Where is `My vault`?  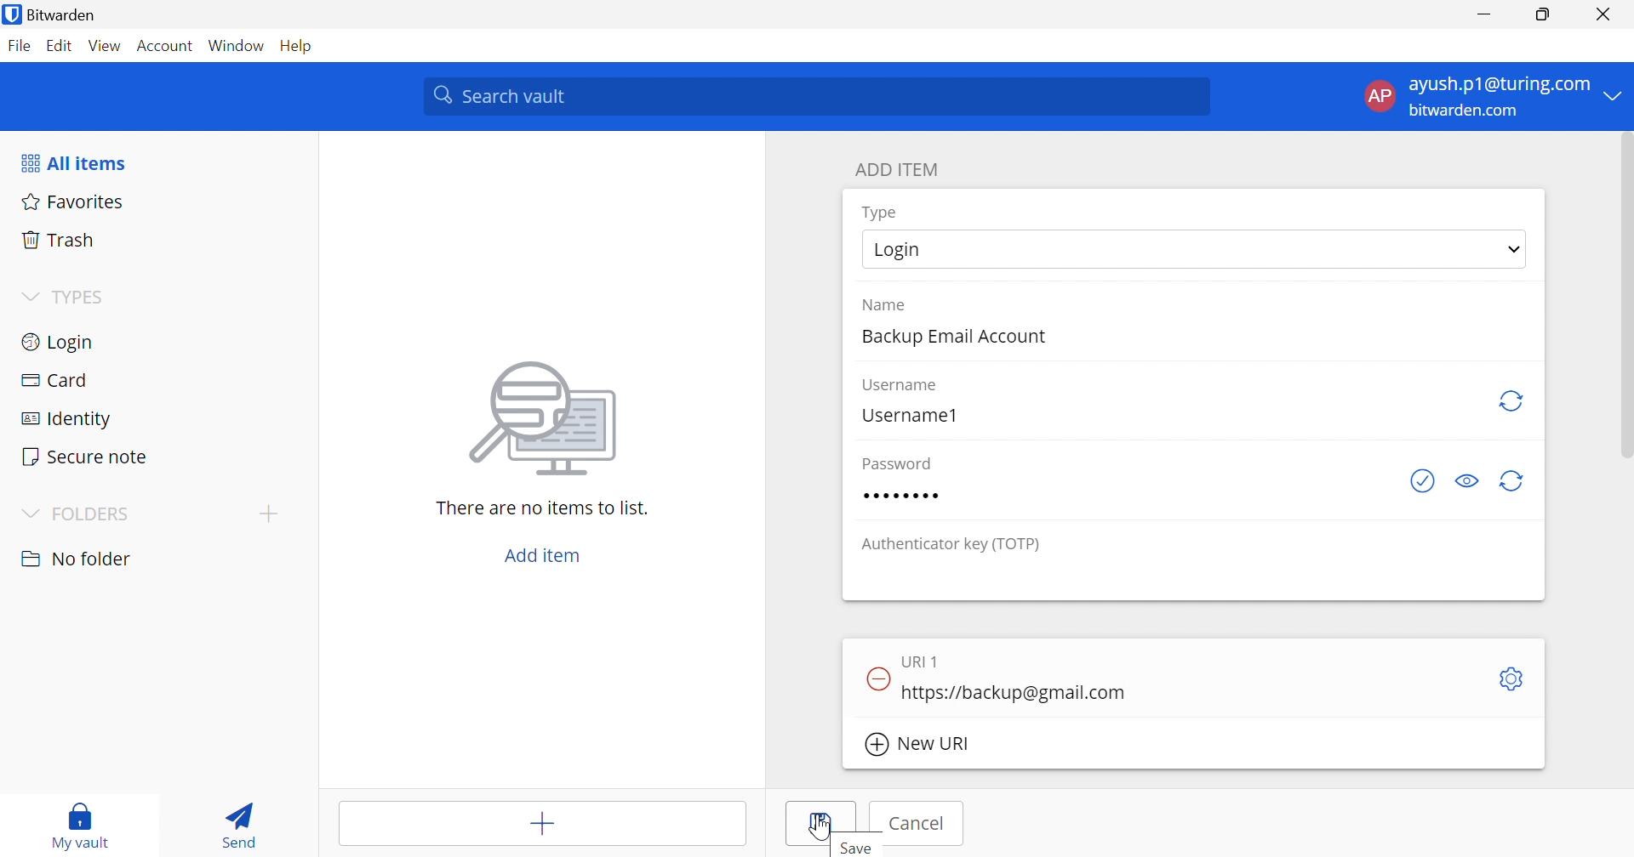
My vault is located at coordinates (80, 826).